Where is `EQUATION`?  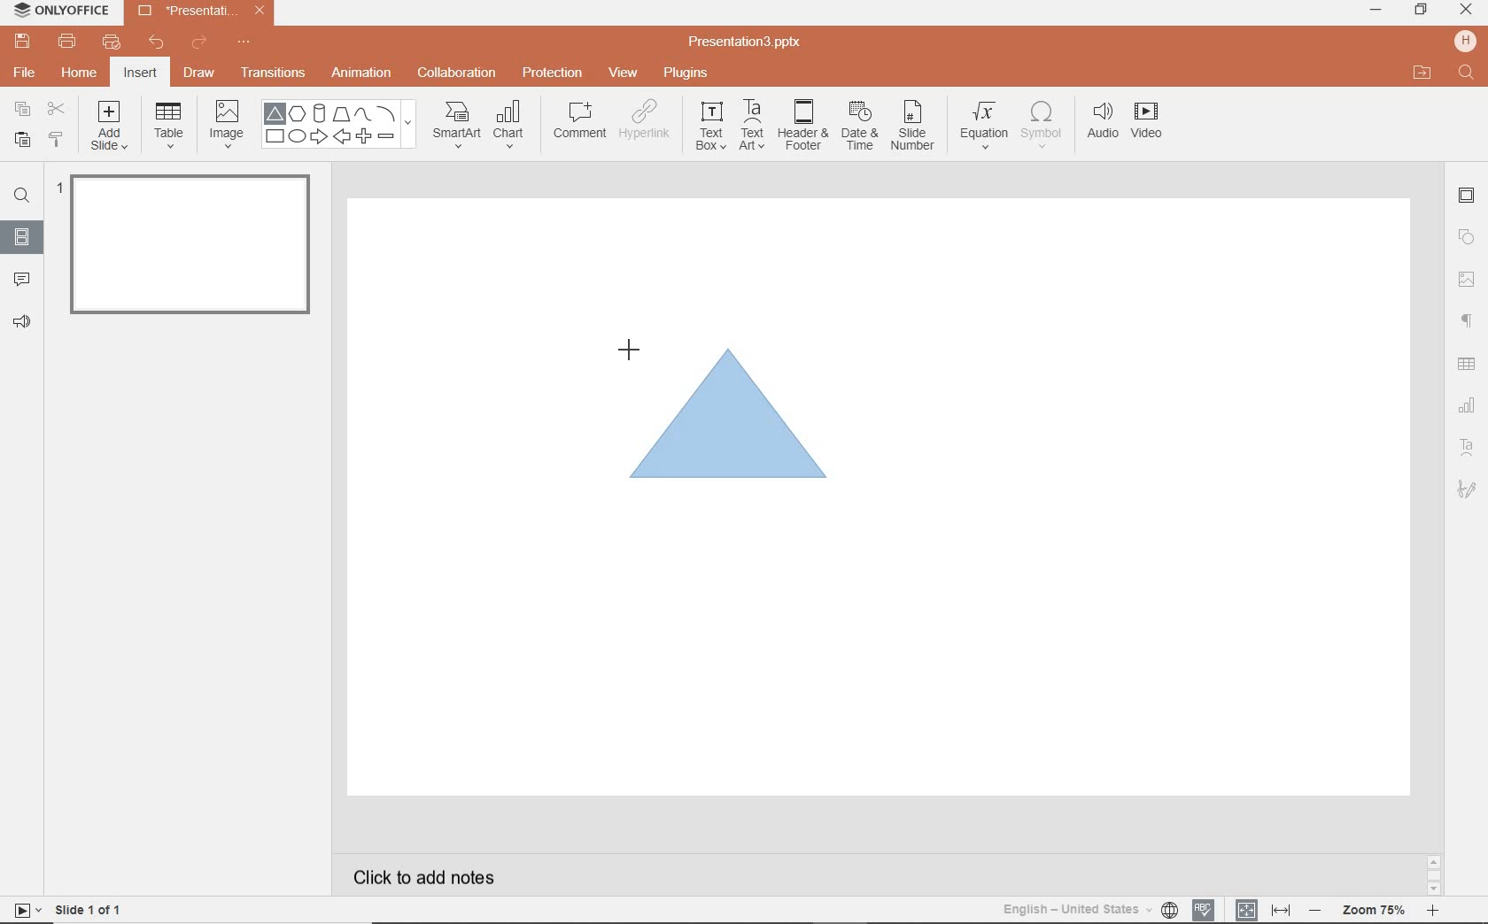 EQUATION is located at coordinates (985, 128).